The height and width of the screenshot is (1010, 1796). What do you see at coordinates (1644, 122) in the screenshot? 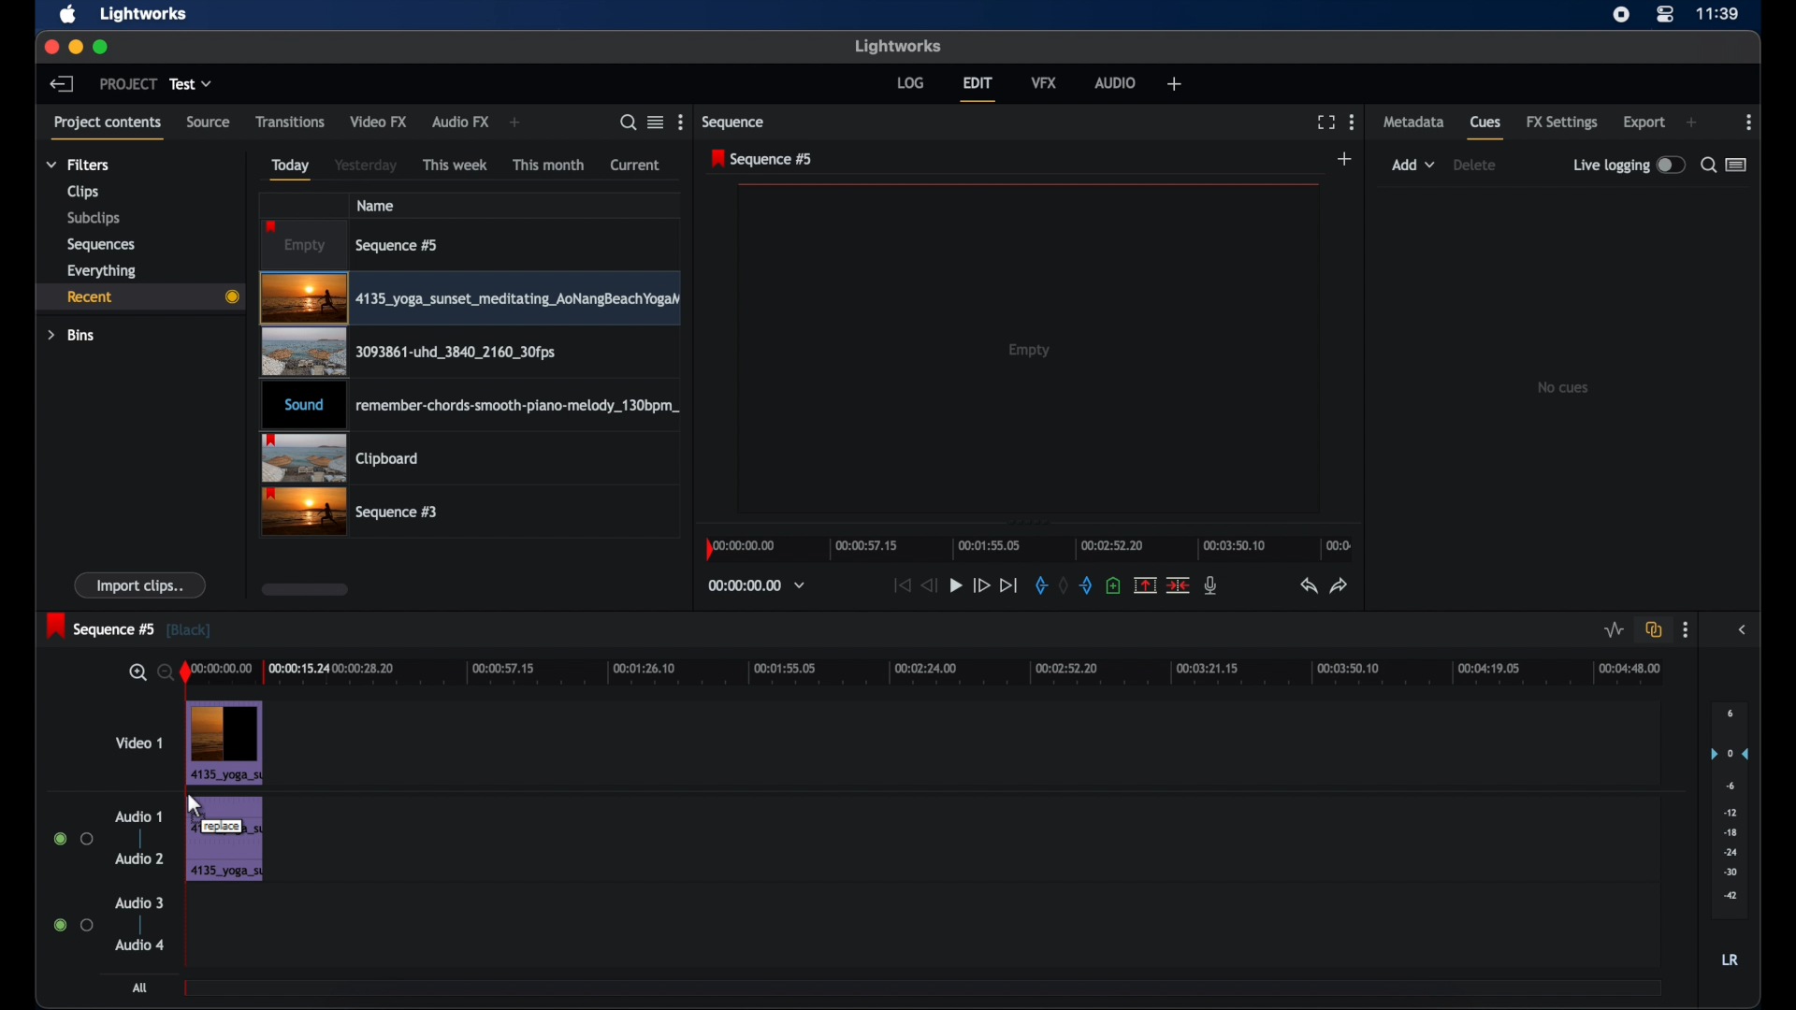
I see `export` at bounding box center [1644, 122].